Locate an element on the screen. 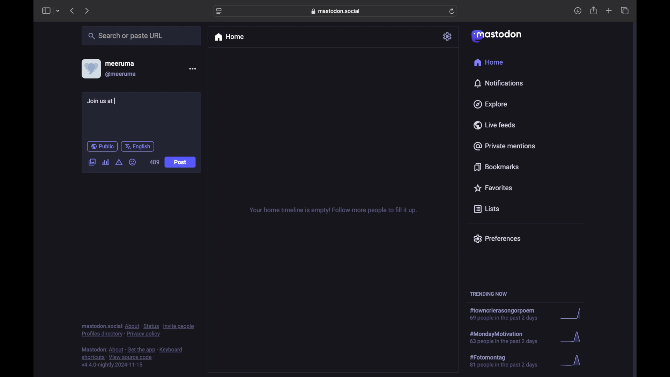  next is located at coordinates (88, 10).